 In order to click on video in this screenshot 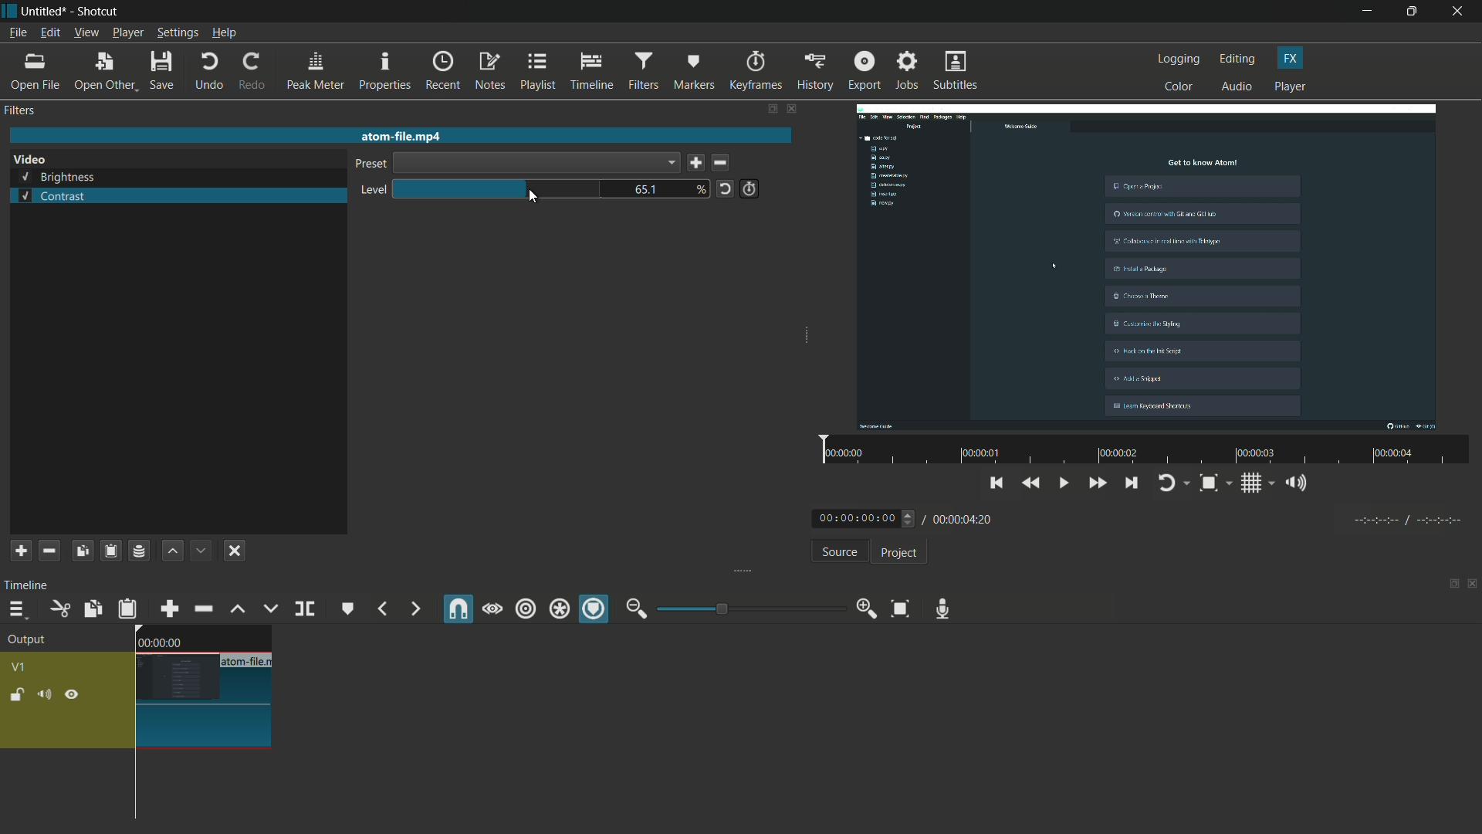, I will do `click(1152, 264)`.